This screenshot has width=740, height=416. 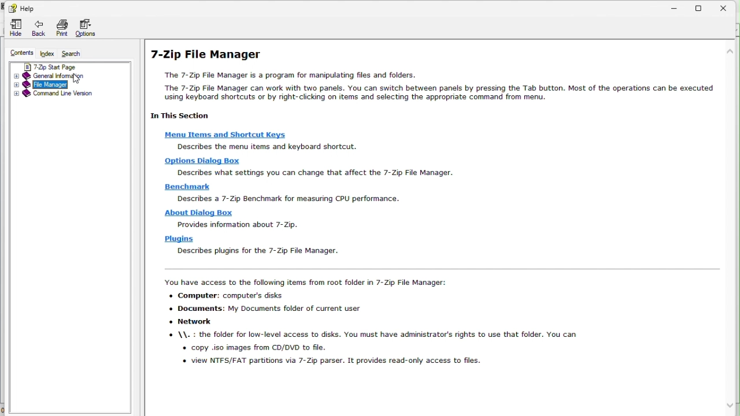 What do you see at coordinates (229, 135) in the screenshot?
I see `Menu items and shortcut keys` at bounding box center [229, 135].